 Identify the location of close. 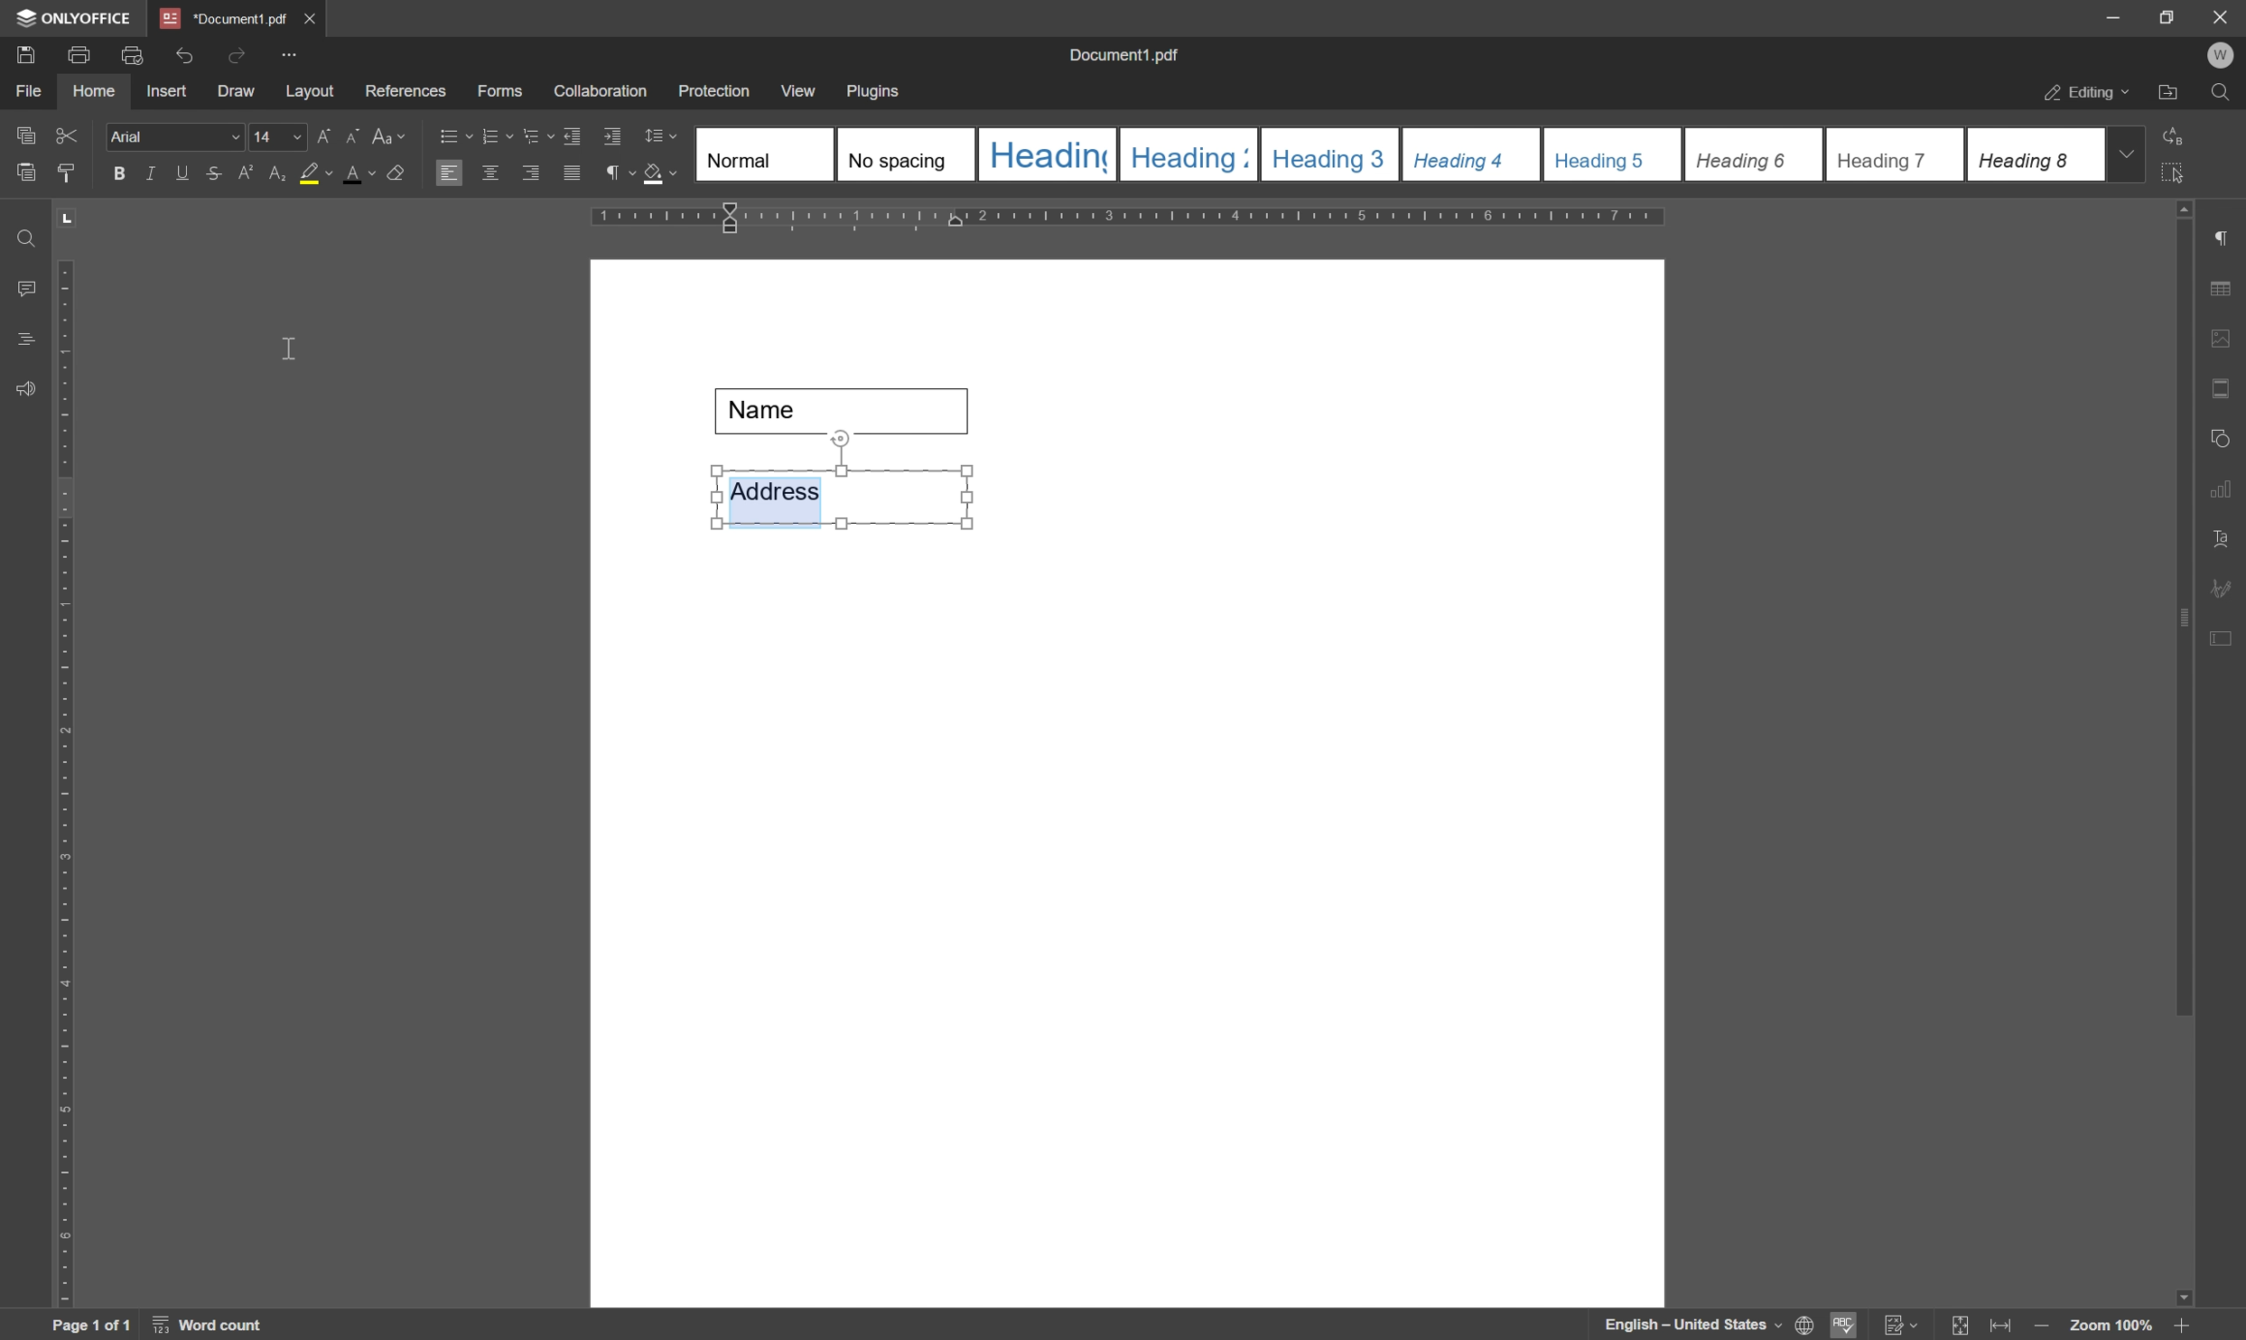
(312, 15).